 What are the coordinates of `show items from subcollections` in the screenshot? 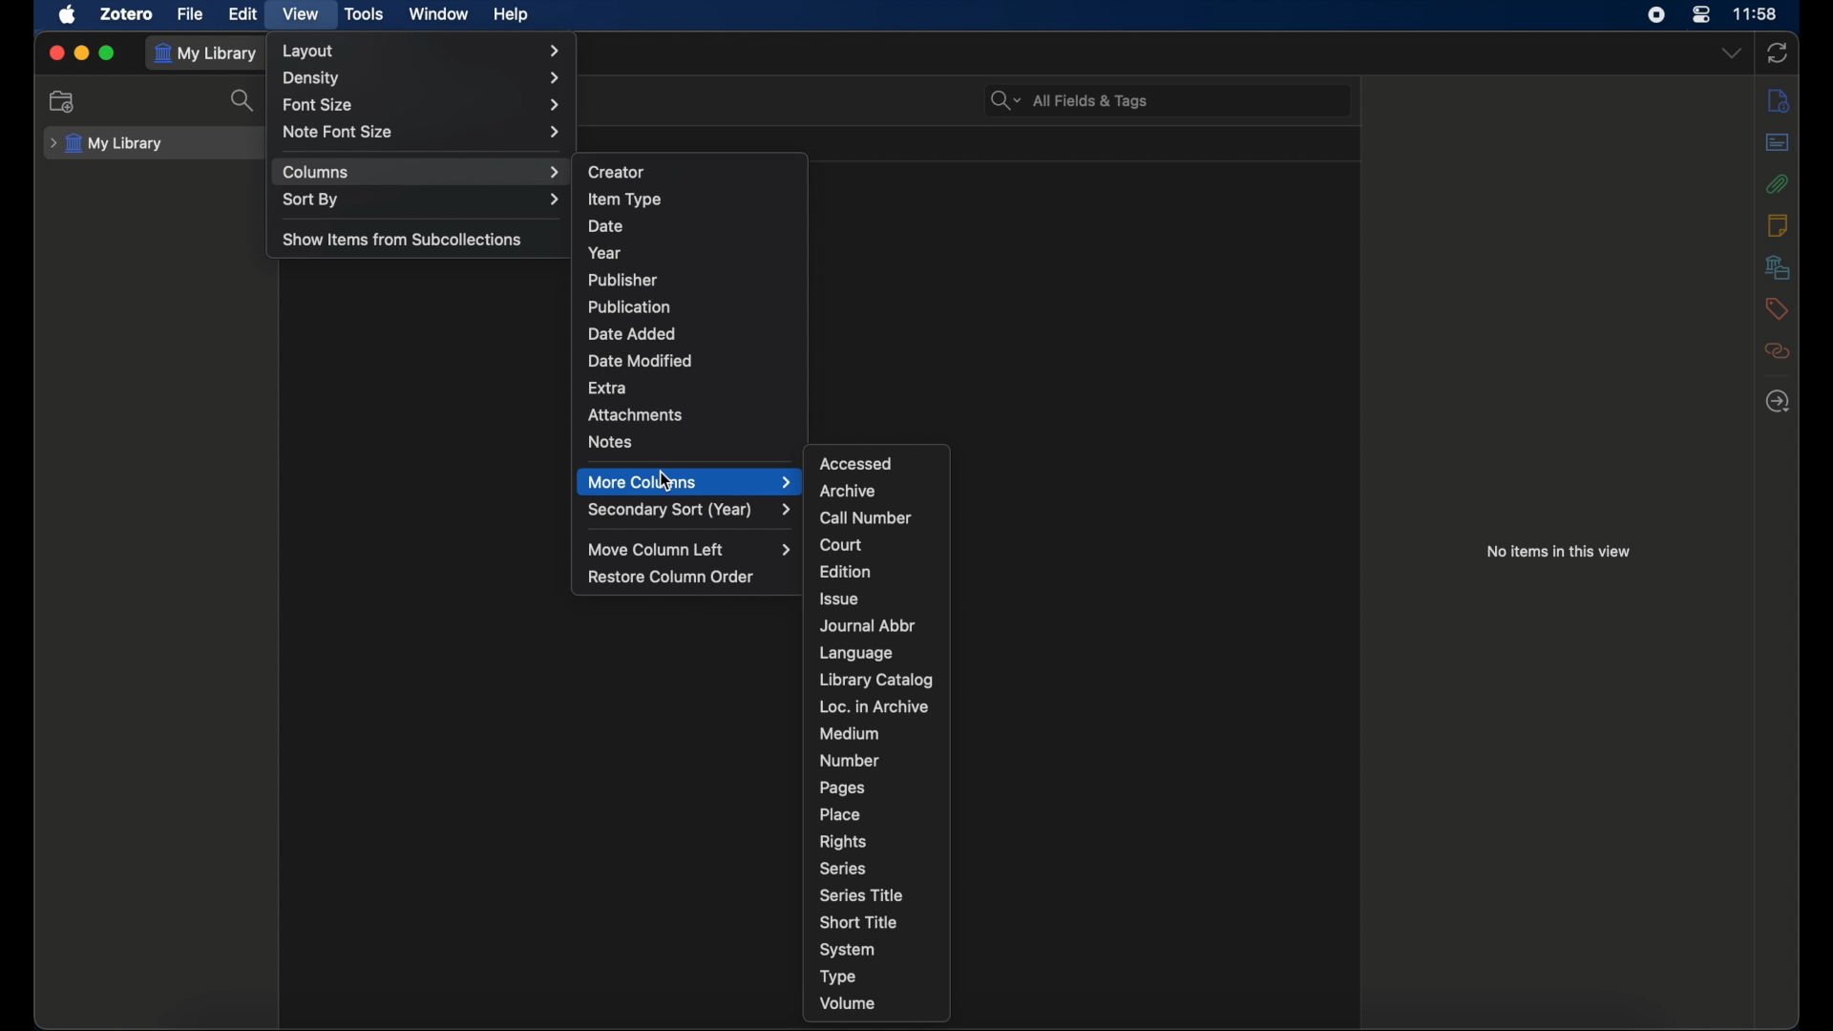 It's located at (401, 238).